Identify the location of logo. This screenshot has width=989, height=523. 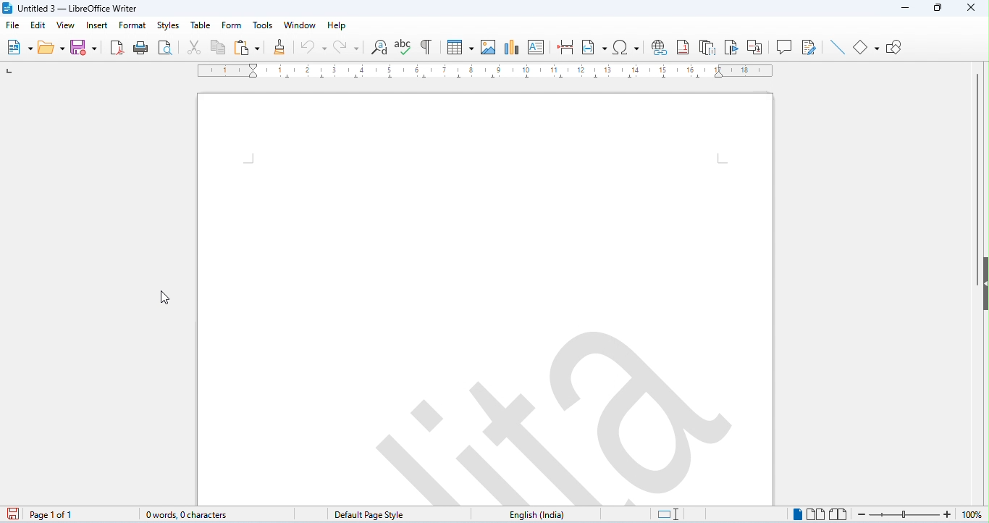
(7, 8).